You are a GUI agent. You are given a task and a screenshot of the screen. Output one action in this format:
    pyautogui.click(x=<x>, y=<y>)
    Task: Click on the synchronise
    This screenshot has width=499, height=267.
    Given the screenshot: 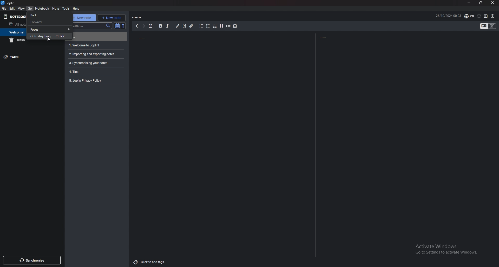 What is the action you would take?
    pyautogui.click(x=32, y=260)
    